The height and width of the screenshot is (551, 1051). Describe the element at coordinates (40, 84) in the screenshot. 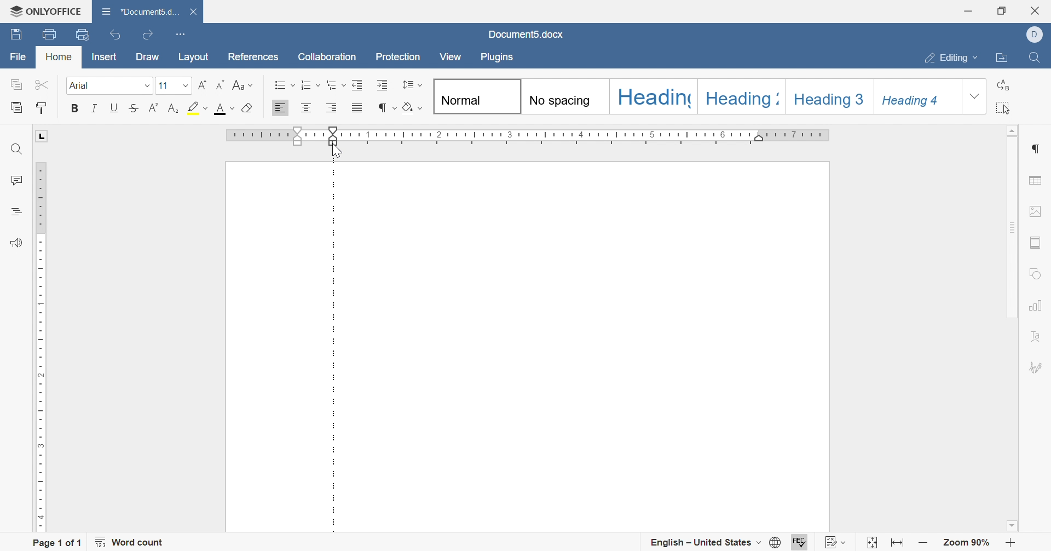

I see `cut` at that location.